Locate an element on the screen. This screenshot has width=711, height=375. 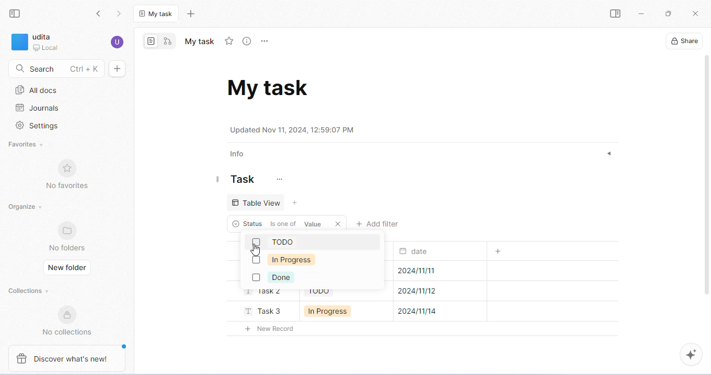
cursor movement is located at coordinates (256, 250).